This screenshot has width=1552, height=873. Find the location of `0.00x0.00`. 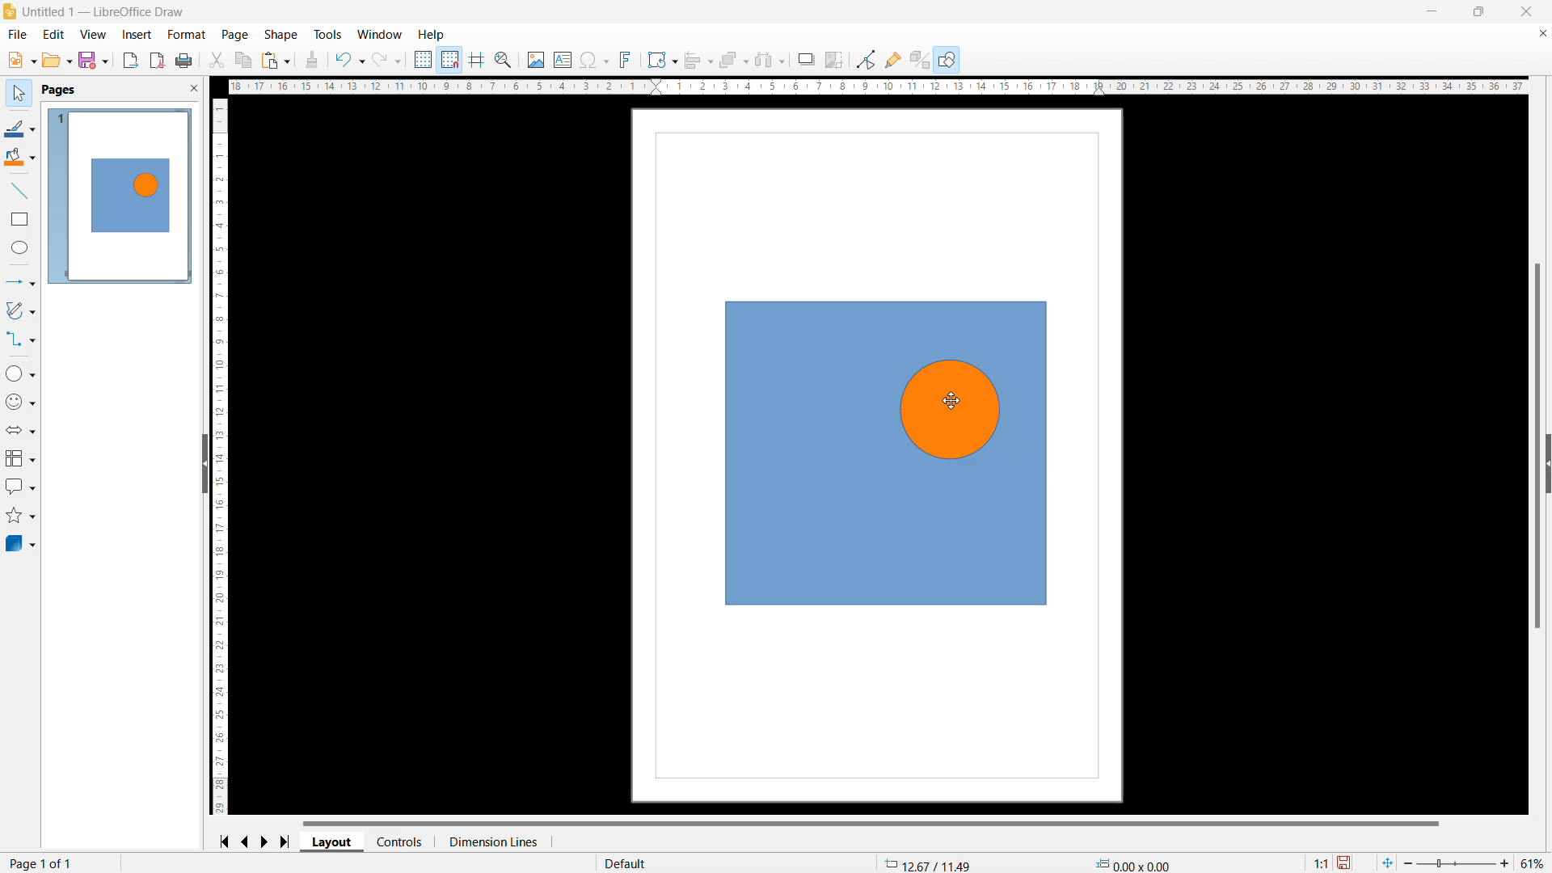

0.00x0.00 is located at coordinates (1135, 863).